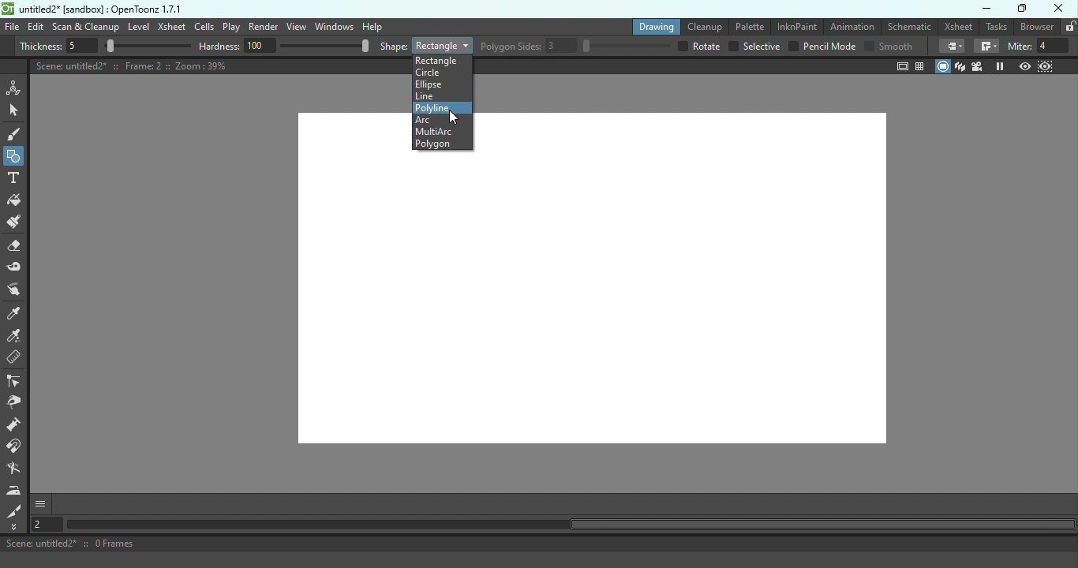 The image size is (1078, 568). Describe the element at coordinates (747, 27) in the screenshot. I see `Palette` at that location.